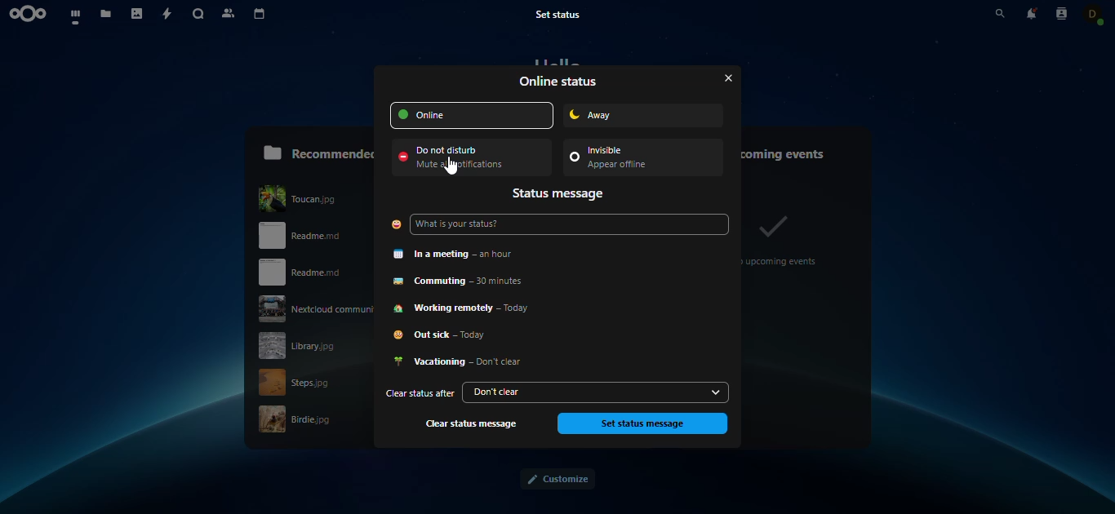 Image resolution: width=1115 pixels, height=514 pixels. I want to click on search, so click(199, 16).